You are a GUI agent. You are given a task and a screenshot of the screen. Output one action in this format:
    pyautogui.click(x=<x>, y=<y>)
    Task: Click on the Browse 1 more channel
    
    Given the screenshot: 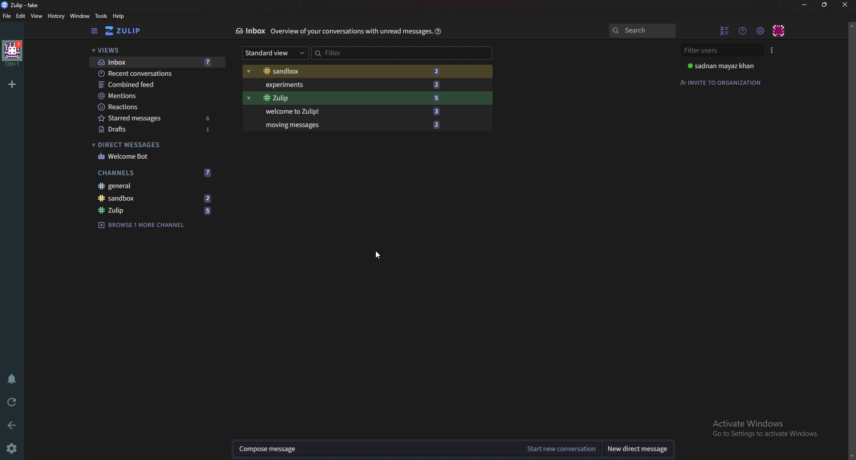 What is the action you would take?
    pyautogui.click(x=143, y=227)
    